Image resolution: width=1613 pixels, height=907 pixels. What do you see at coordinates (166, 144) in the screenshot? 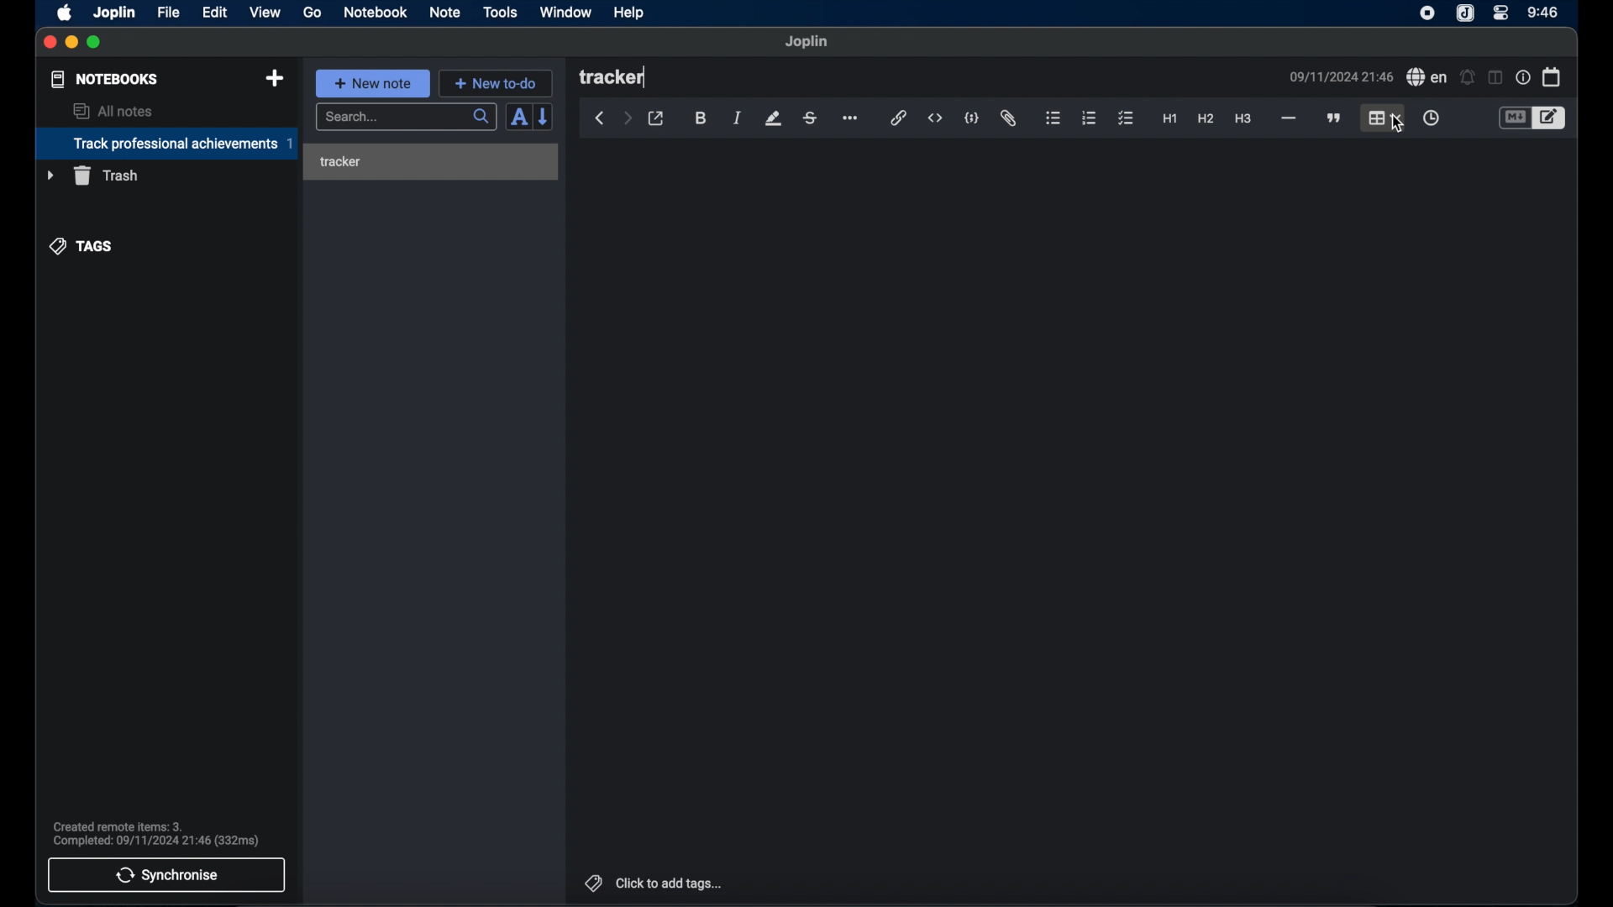
I see `track professional achievements` at bounding box center [166, 144].